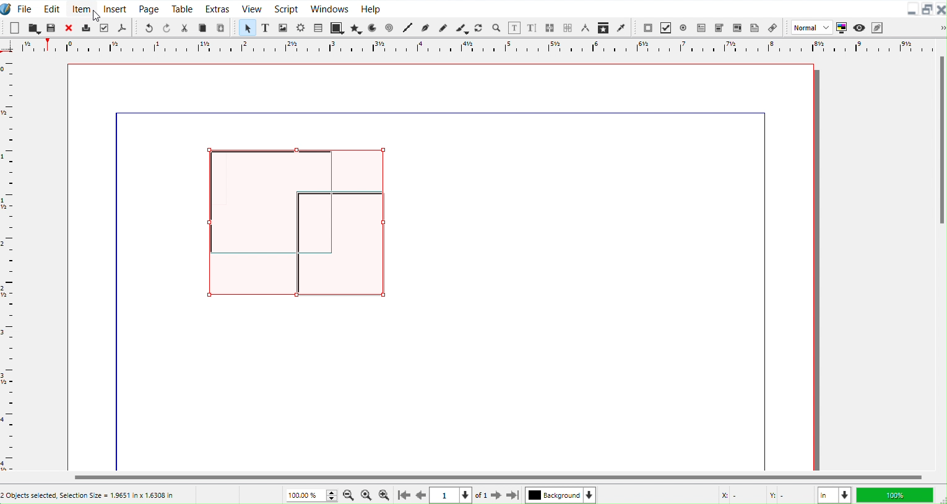 This screenshot has width=947, height=504. Describe the element at coordinates (296, 223) in the screenshot. I see `Shapes are selected` at that location.